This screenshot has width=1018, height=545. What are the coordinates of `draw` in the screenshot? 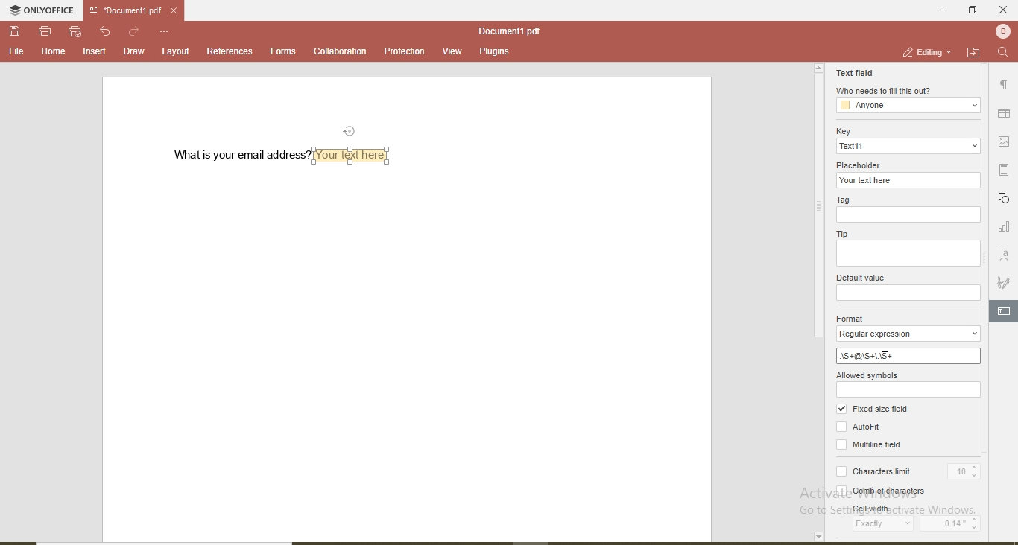 It's located at (133, 51).